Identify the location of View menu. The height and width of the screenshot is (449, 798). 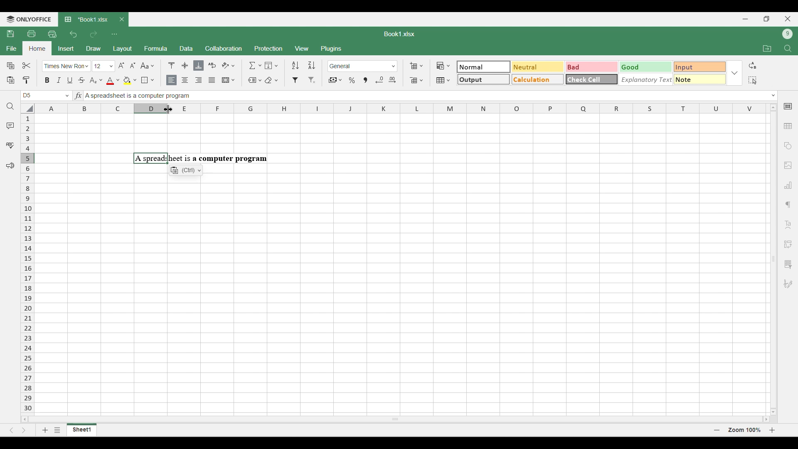
(303, 49).